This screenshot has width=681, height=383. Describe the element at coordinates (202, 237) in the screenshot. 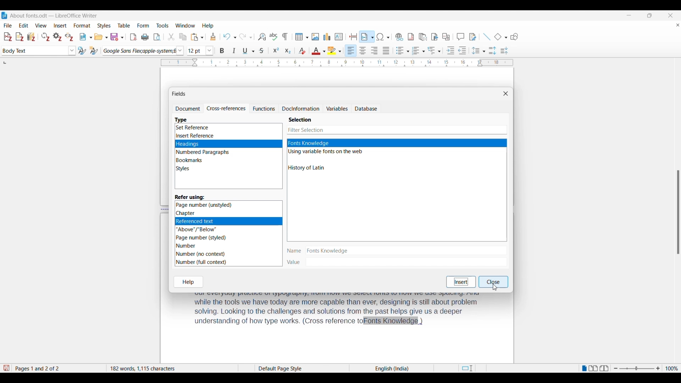

I see `Page number (styled)` at that location.